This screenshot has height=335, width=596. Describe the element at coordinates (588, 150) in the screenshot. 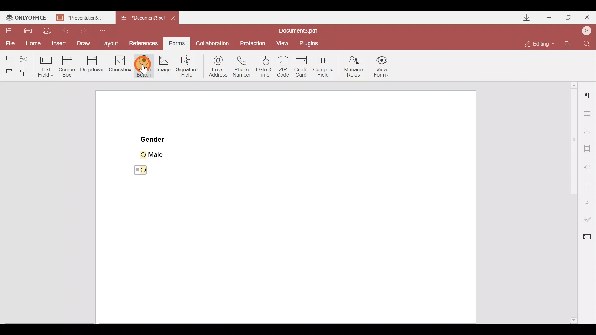

I see `Headers & footers settings` at that location.